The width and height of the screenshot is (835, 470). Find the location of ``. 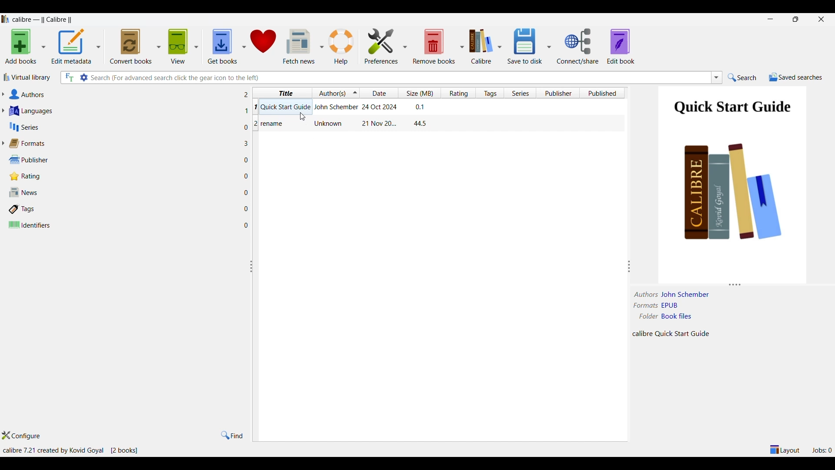

 is located at coordinates (731, 182).